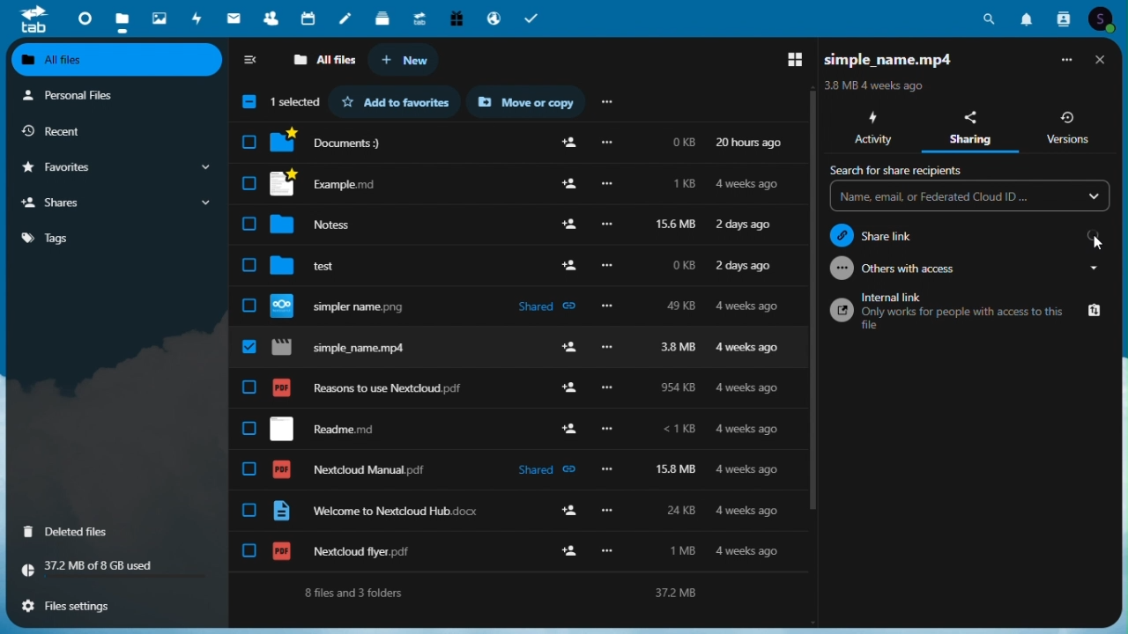  What do you see at coordinates (969, 198) in the screenshot?
I see `Drop down` at bounding box center [969, 198].